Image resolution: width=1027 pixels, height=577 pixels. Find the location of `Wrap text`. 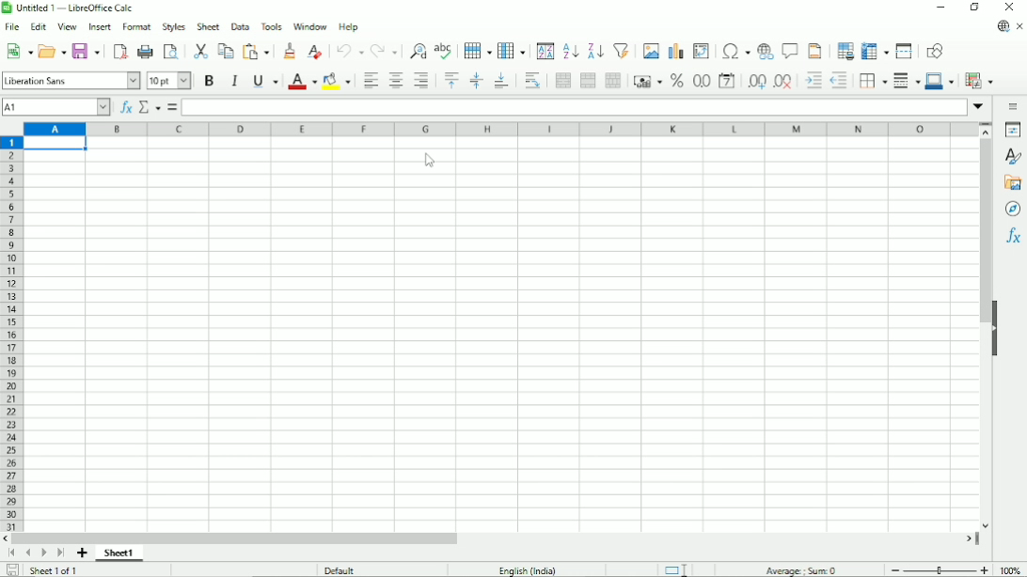

Wrap text is located at coordinates (531, 81).